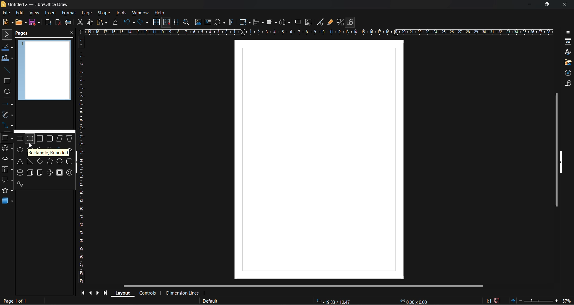 The image size is (574, 305). What do you see at coordinates (143, 23) in the screenshot?
I see `redo` at bounding box center [143, 23].